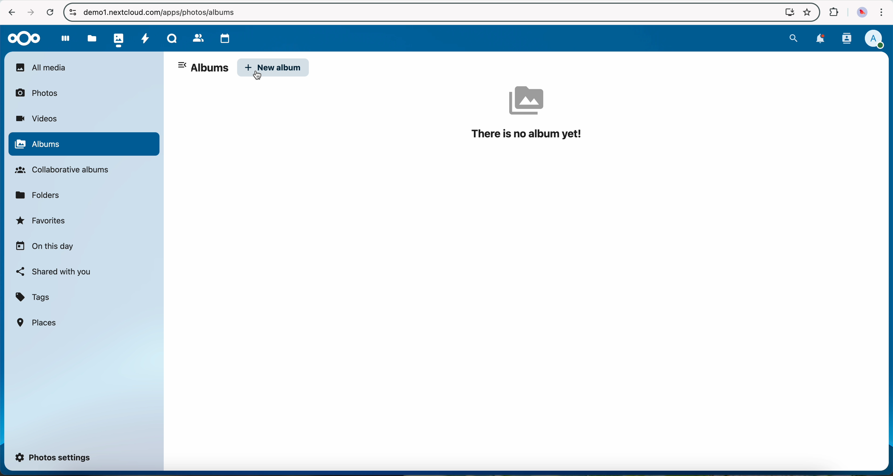 Image resolution: width=893 pixels, height=476 pixels. What do you see at coordinates (806, 13) in the screenshot?
I see `favorites` at bounding box center [806, 13].